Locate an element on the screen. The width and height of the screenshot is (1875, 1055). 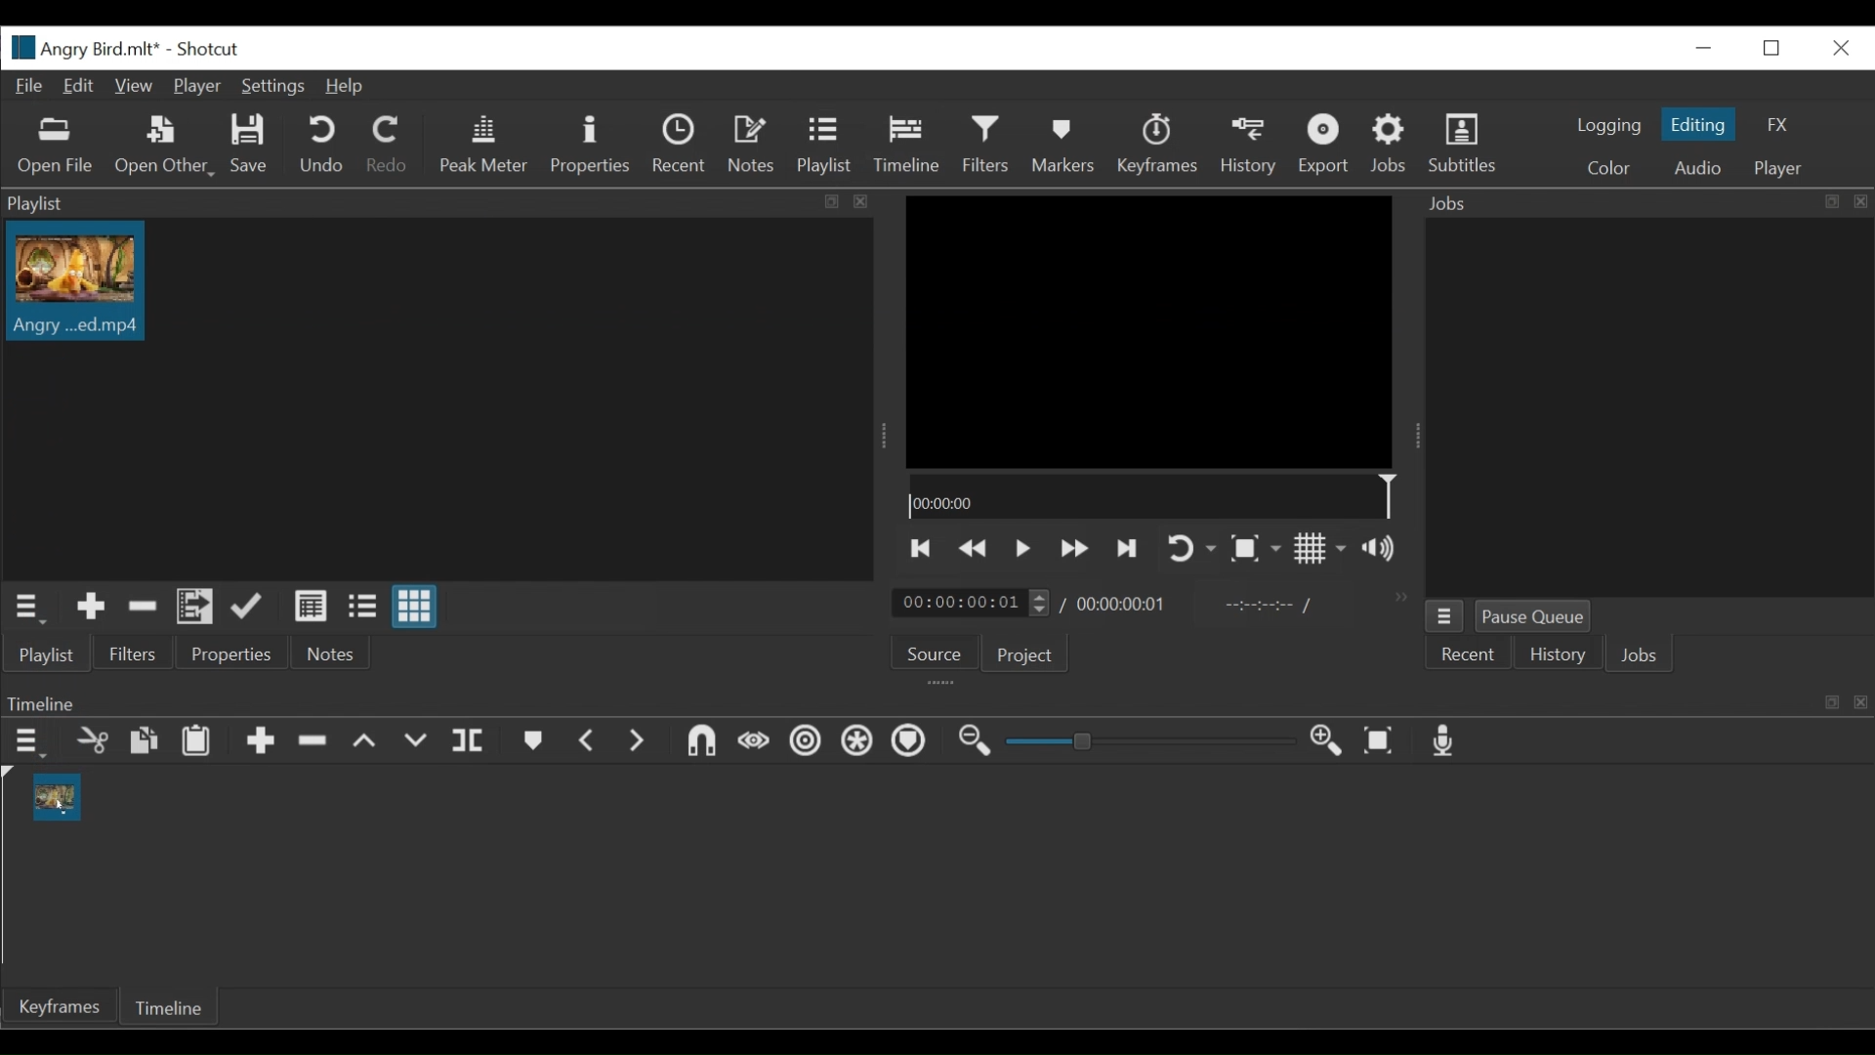
Previous marker is located at coordinates (589, 742).